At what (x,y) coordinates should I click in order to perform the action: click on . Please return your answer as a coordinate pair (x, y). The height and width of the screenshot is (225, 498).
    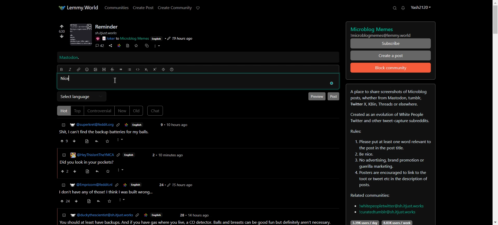
    Looking at the image, I should click on (161, 125).